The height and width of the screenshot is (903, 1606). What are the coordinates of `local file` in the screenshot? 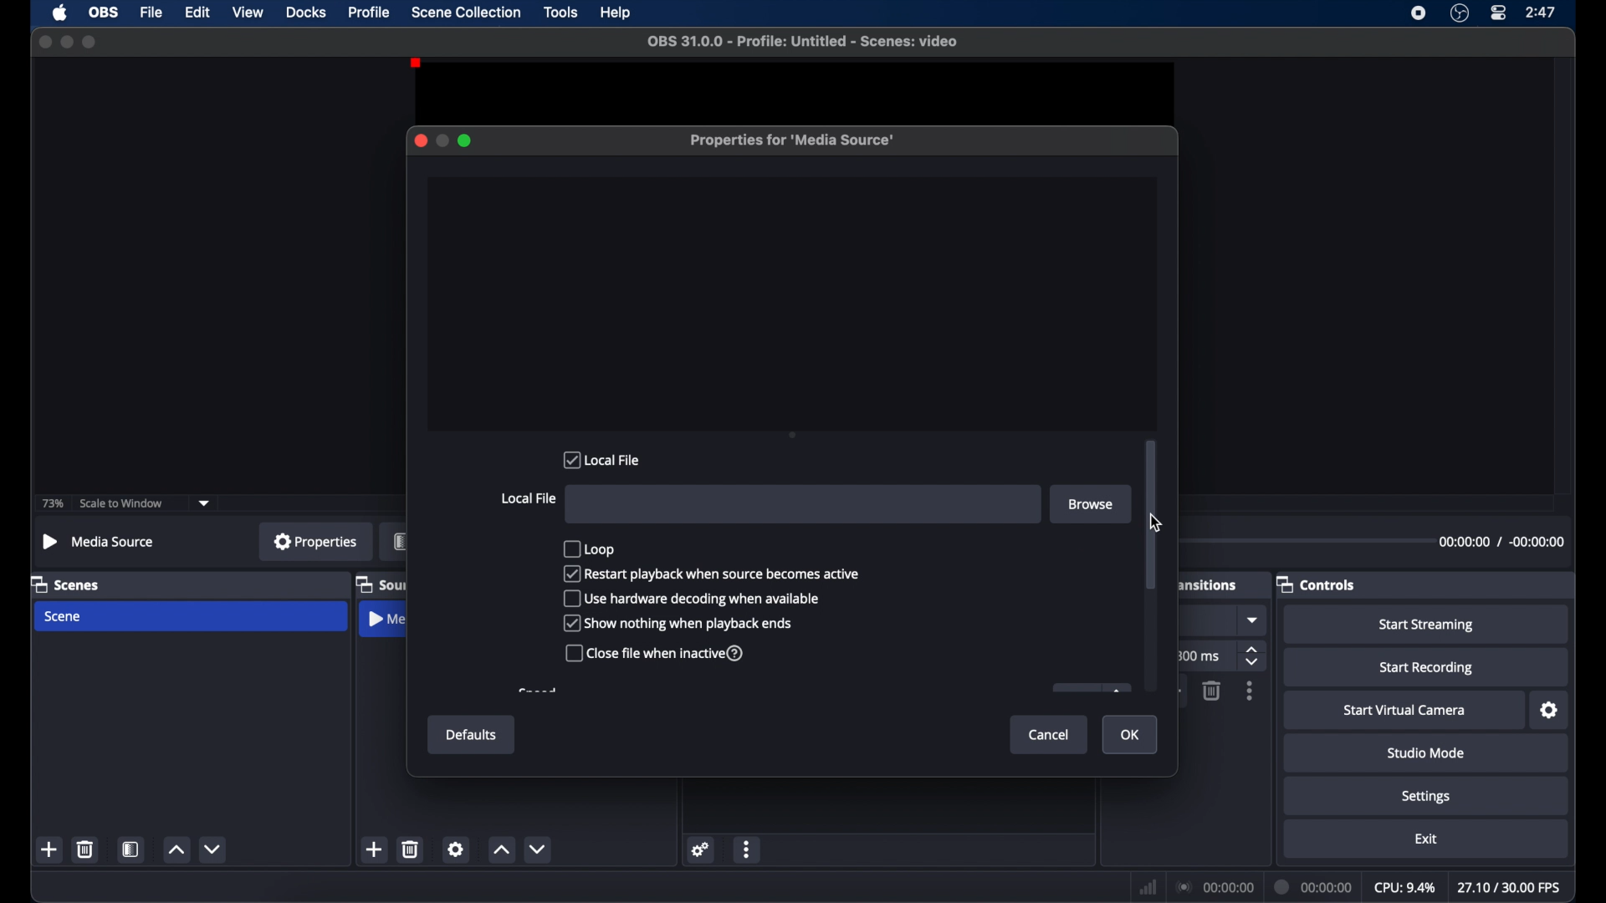 It's located at (601, 459).